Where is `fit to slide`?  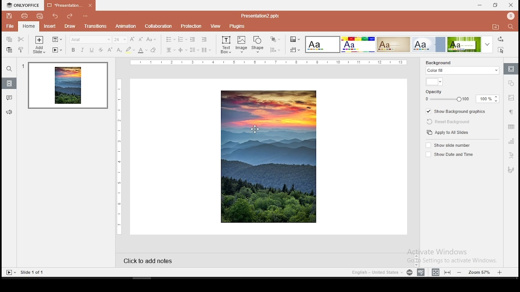 fit to slide is located at coordinates (447, 273).